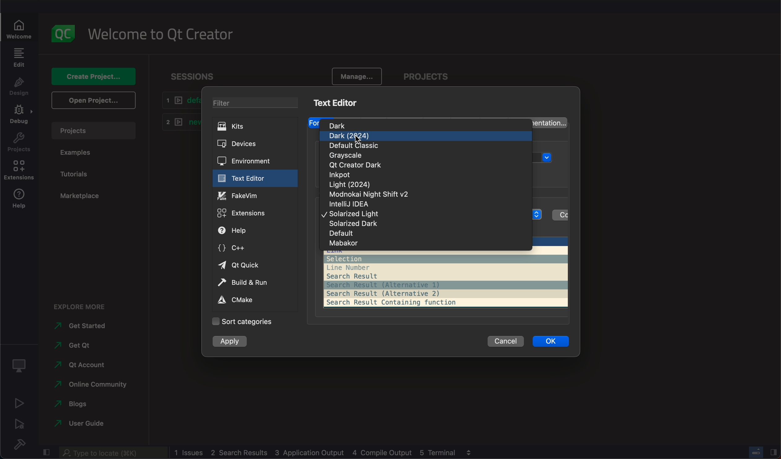 This screenshot has width=781, height=459. Describe the element at coordinates (537, 214) in the screenshot. I see `menu` at that location.